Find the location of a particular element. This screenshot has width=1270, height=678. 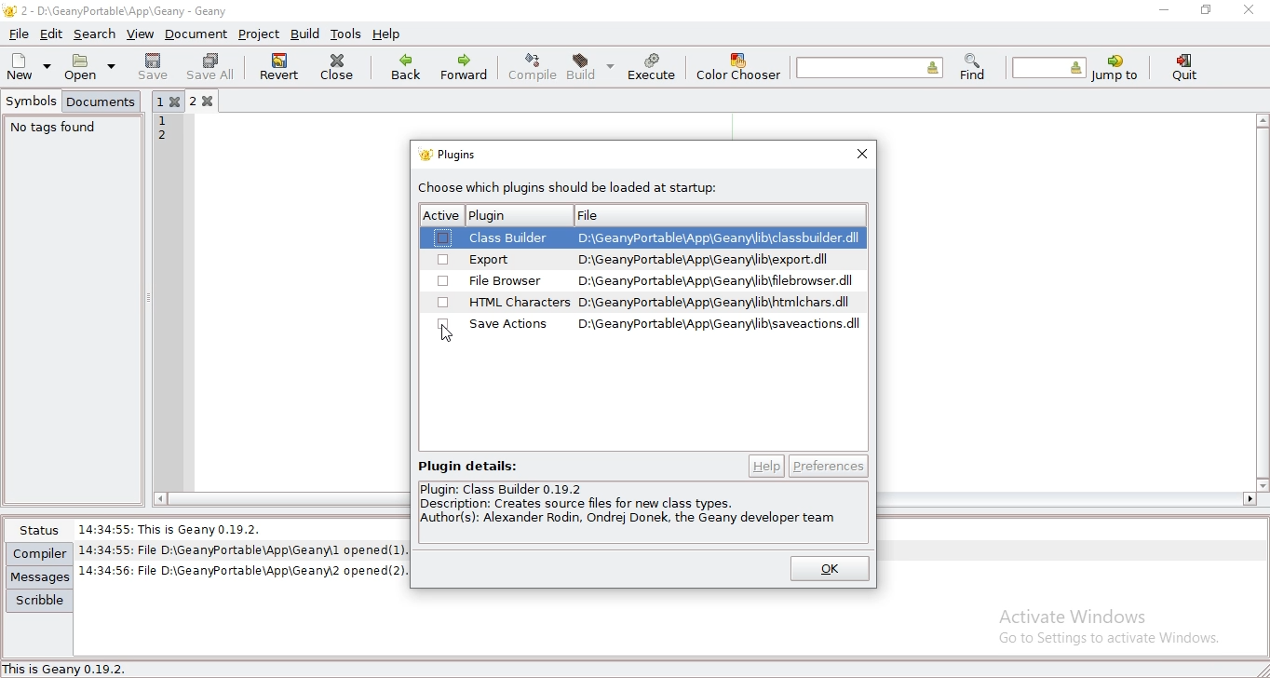

edit is located at coordinates (53, 33).